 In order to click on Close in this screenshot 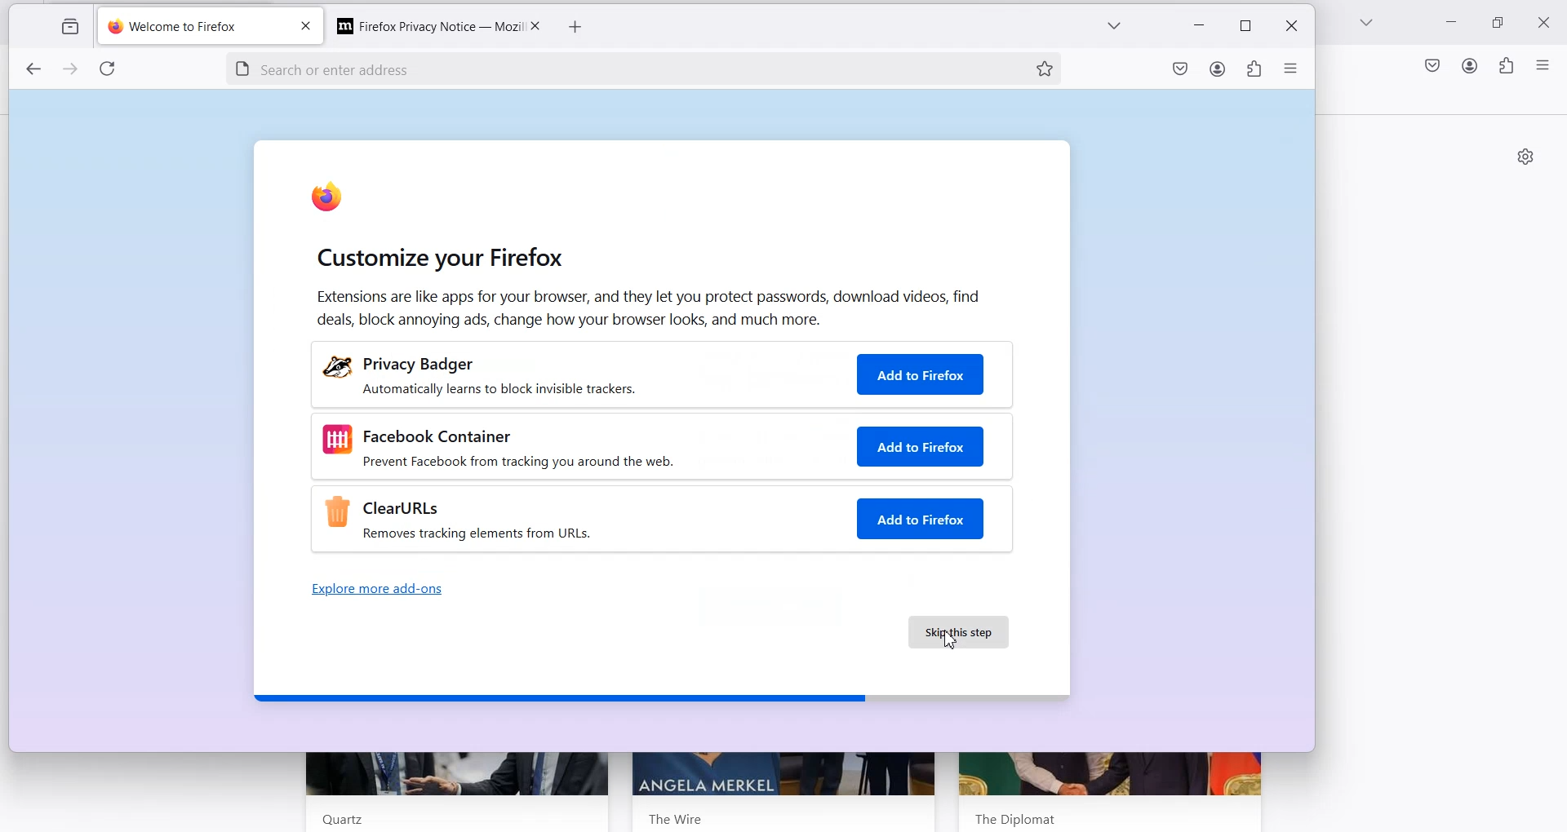, I will do `click(534, 25)`.